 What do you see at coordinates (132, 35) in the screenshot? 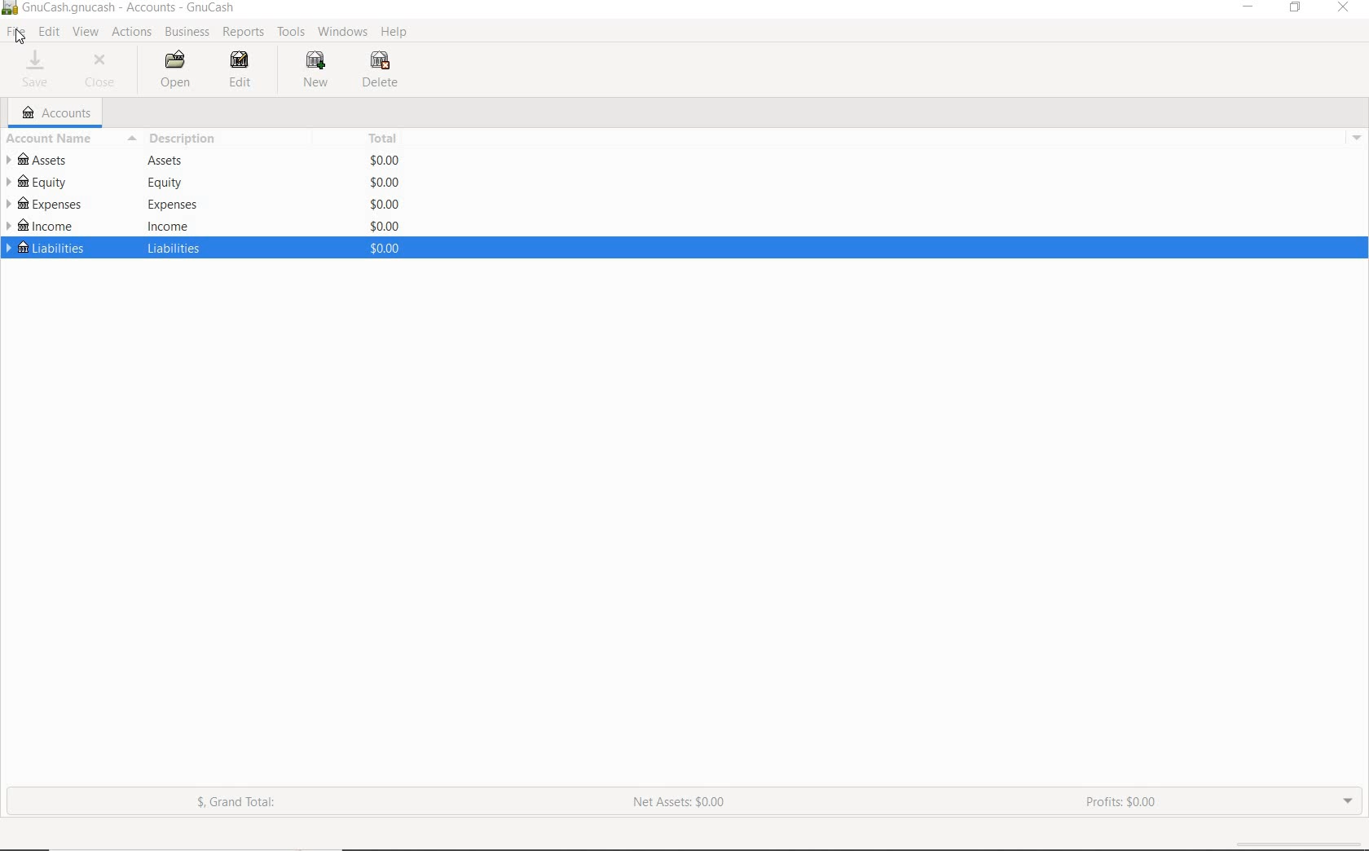
I see `ACTIONS` at bounding box center [132, 35].